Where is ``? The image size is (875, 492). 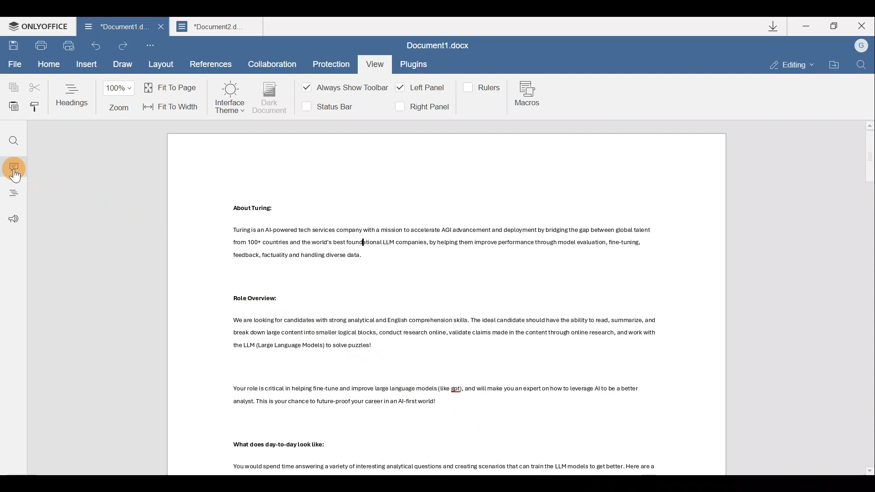  is located at coordinates (446, 334).